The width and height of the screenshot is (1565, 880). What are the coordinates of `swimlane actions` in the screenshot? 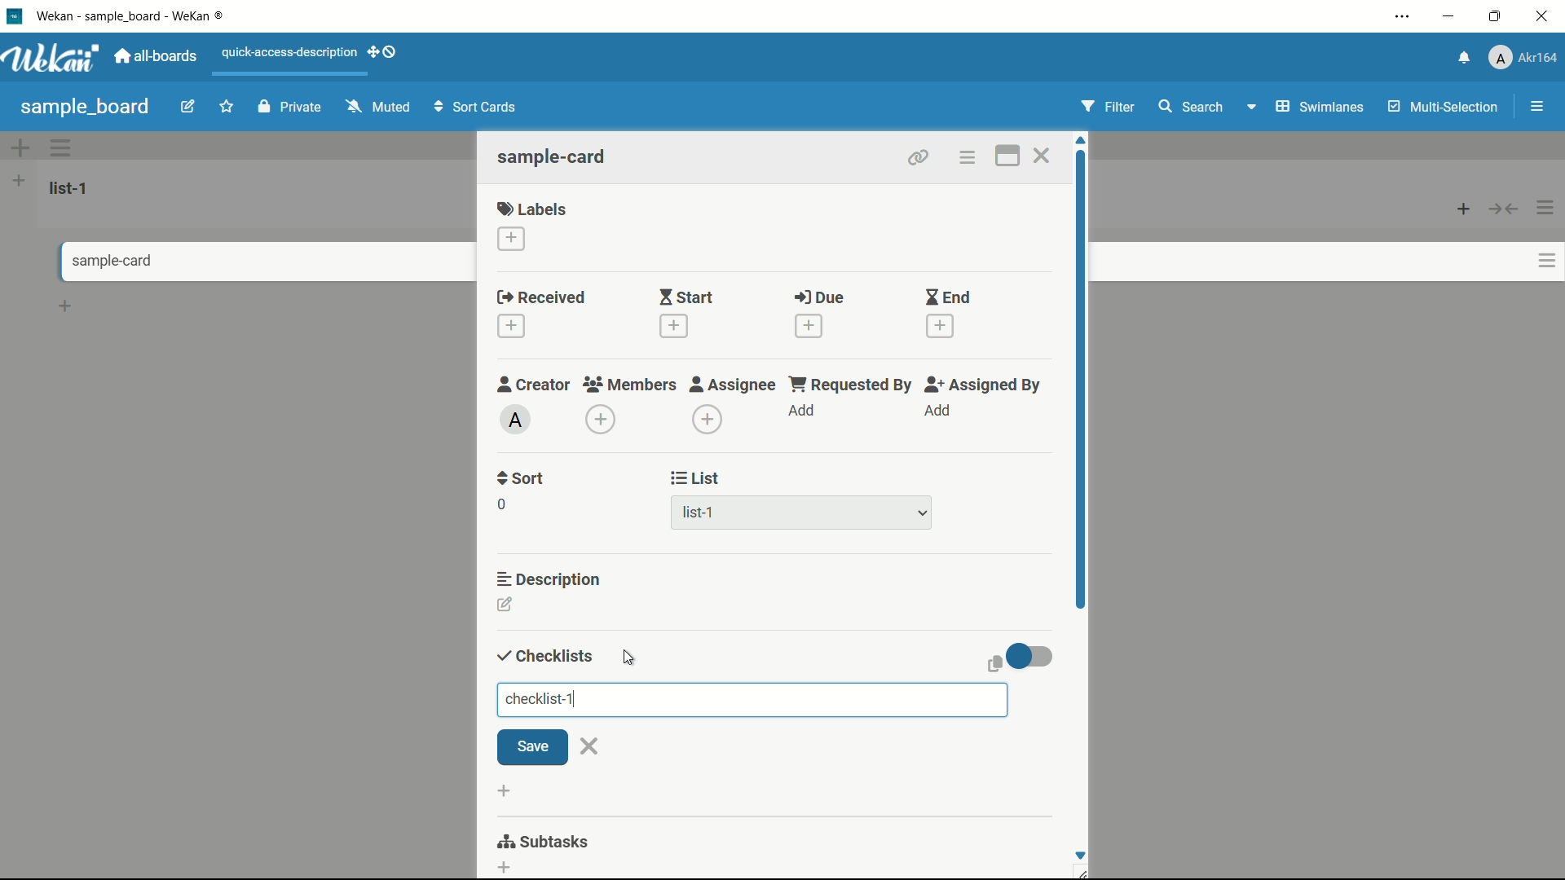 It's located at (62, 147).